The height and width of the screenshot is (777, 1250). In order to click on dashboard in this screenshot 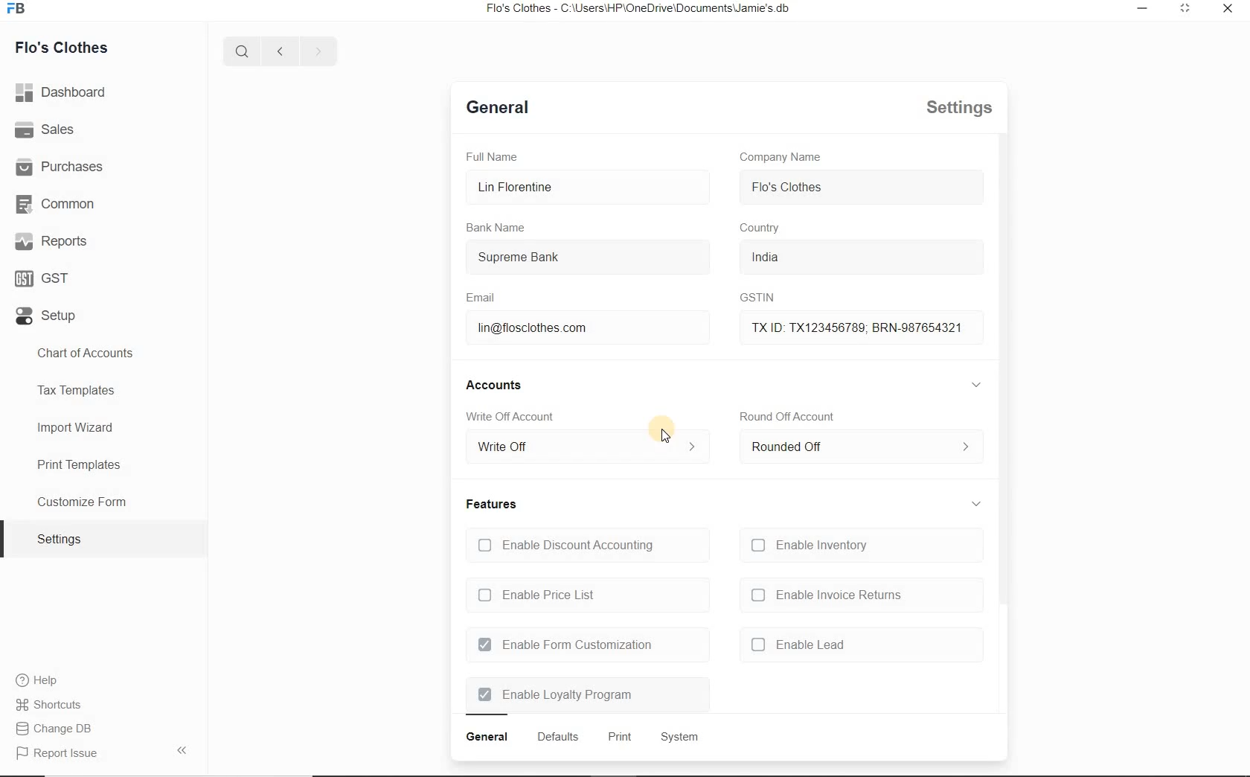, I will do `click(62, 92)`.